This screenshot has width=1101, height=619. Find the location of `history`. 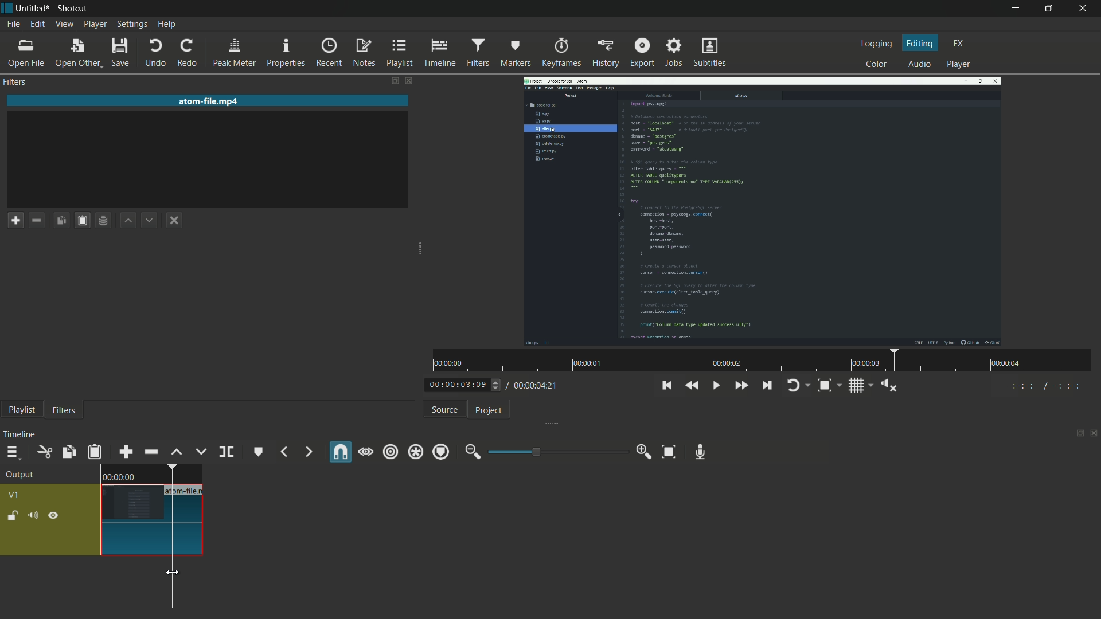

history is located at coordinates (606, 53).